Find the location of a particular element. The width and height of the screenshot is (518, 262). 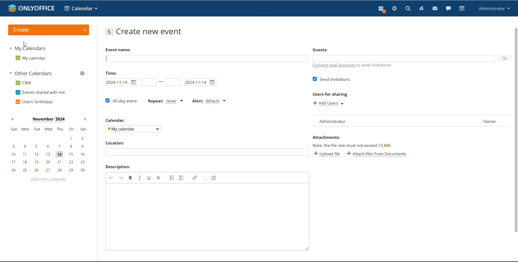

scroll up is located at coordinates (515, 26).